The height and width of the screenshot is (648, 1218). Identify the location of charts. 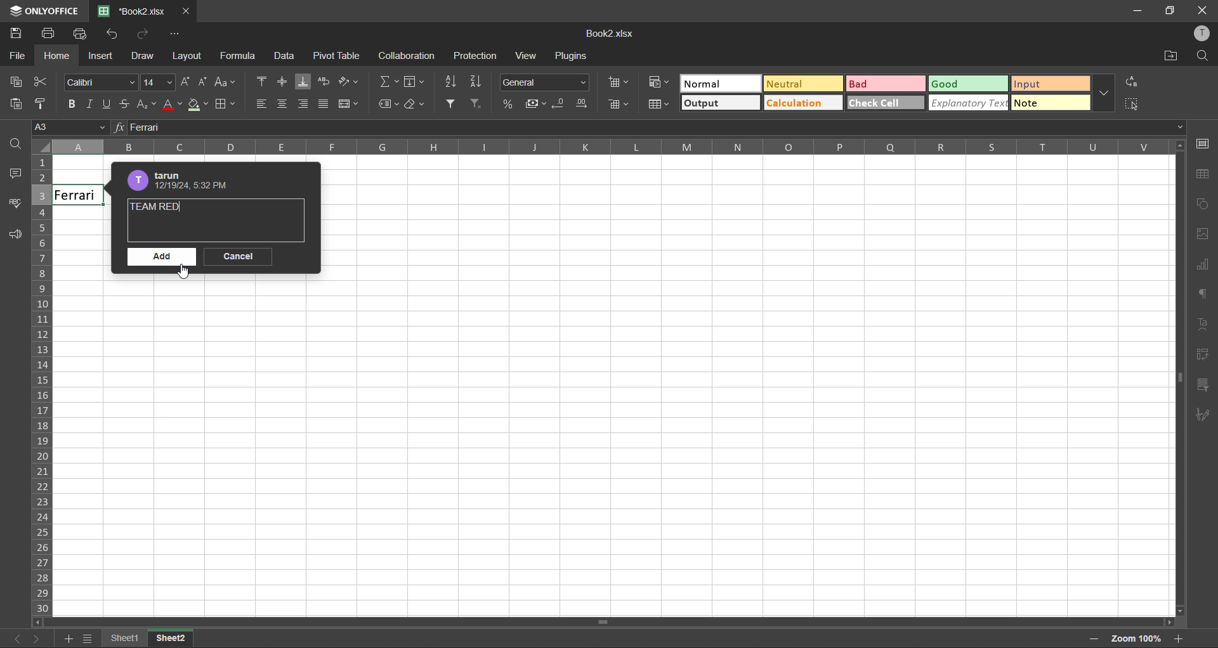
(1204, 268).